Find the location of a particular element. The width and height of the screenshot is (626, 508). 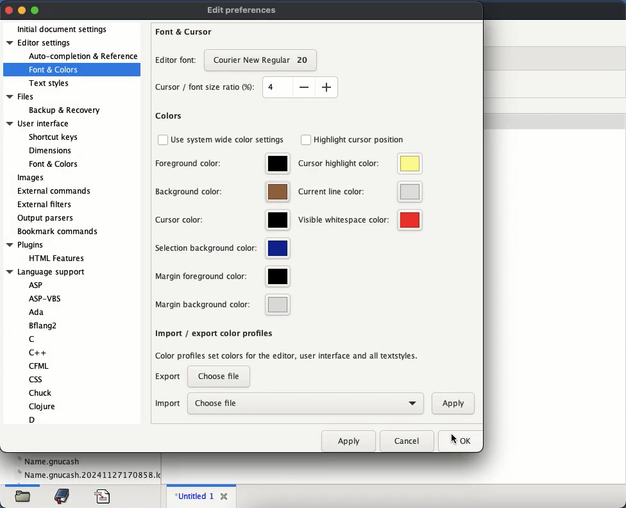

selection background color is located at coordinates (224, 248).